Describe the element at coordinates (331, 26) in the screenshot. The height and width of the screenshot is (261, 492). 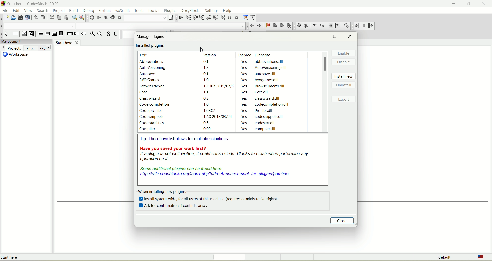
I see `web` at that location.